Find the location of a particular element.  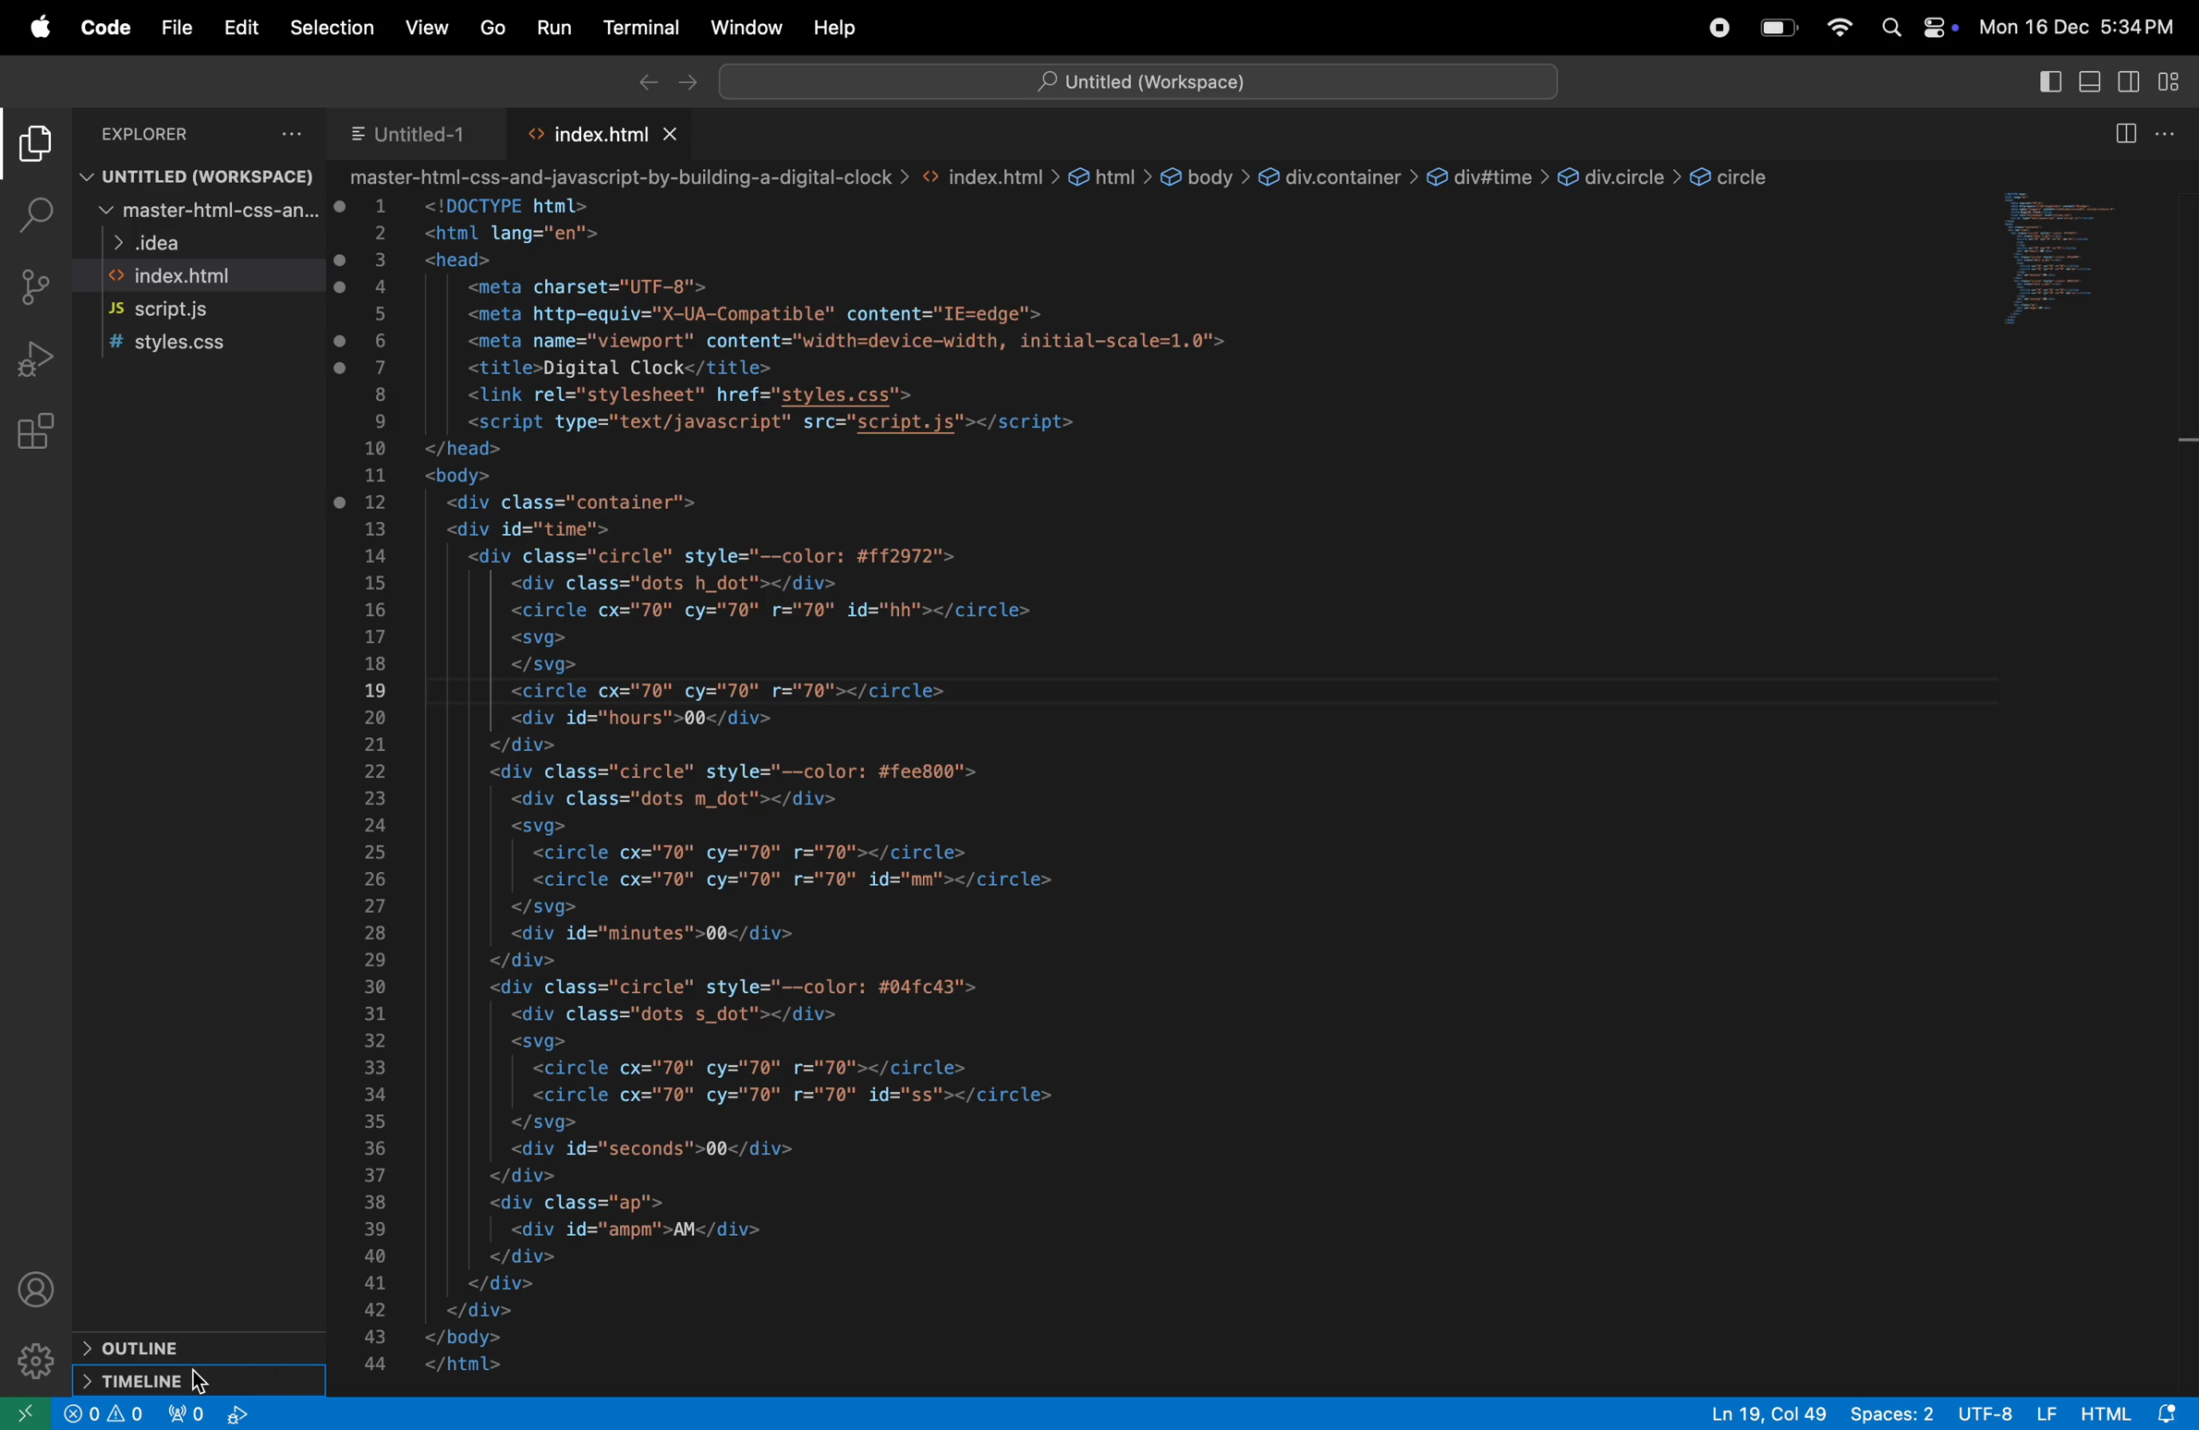

untitled is located at coordinates (416, 132).